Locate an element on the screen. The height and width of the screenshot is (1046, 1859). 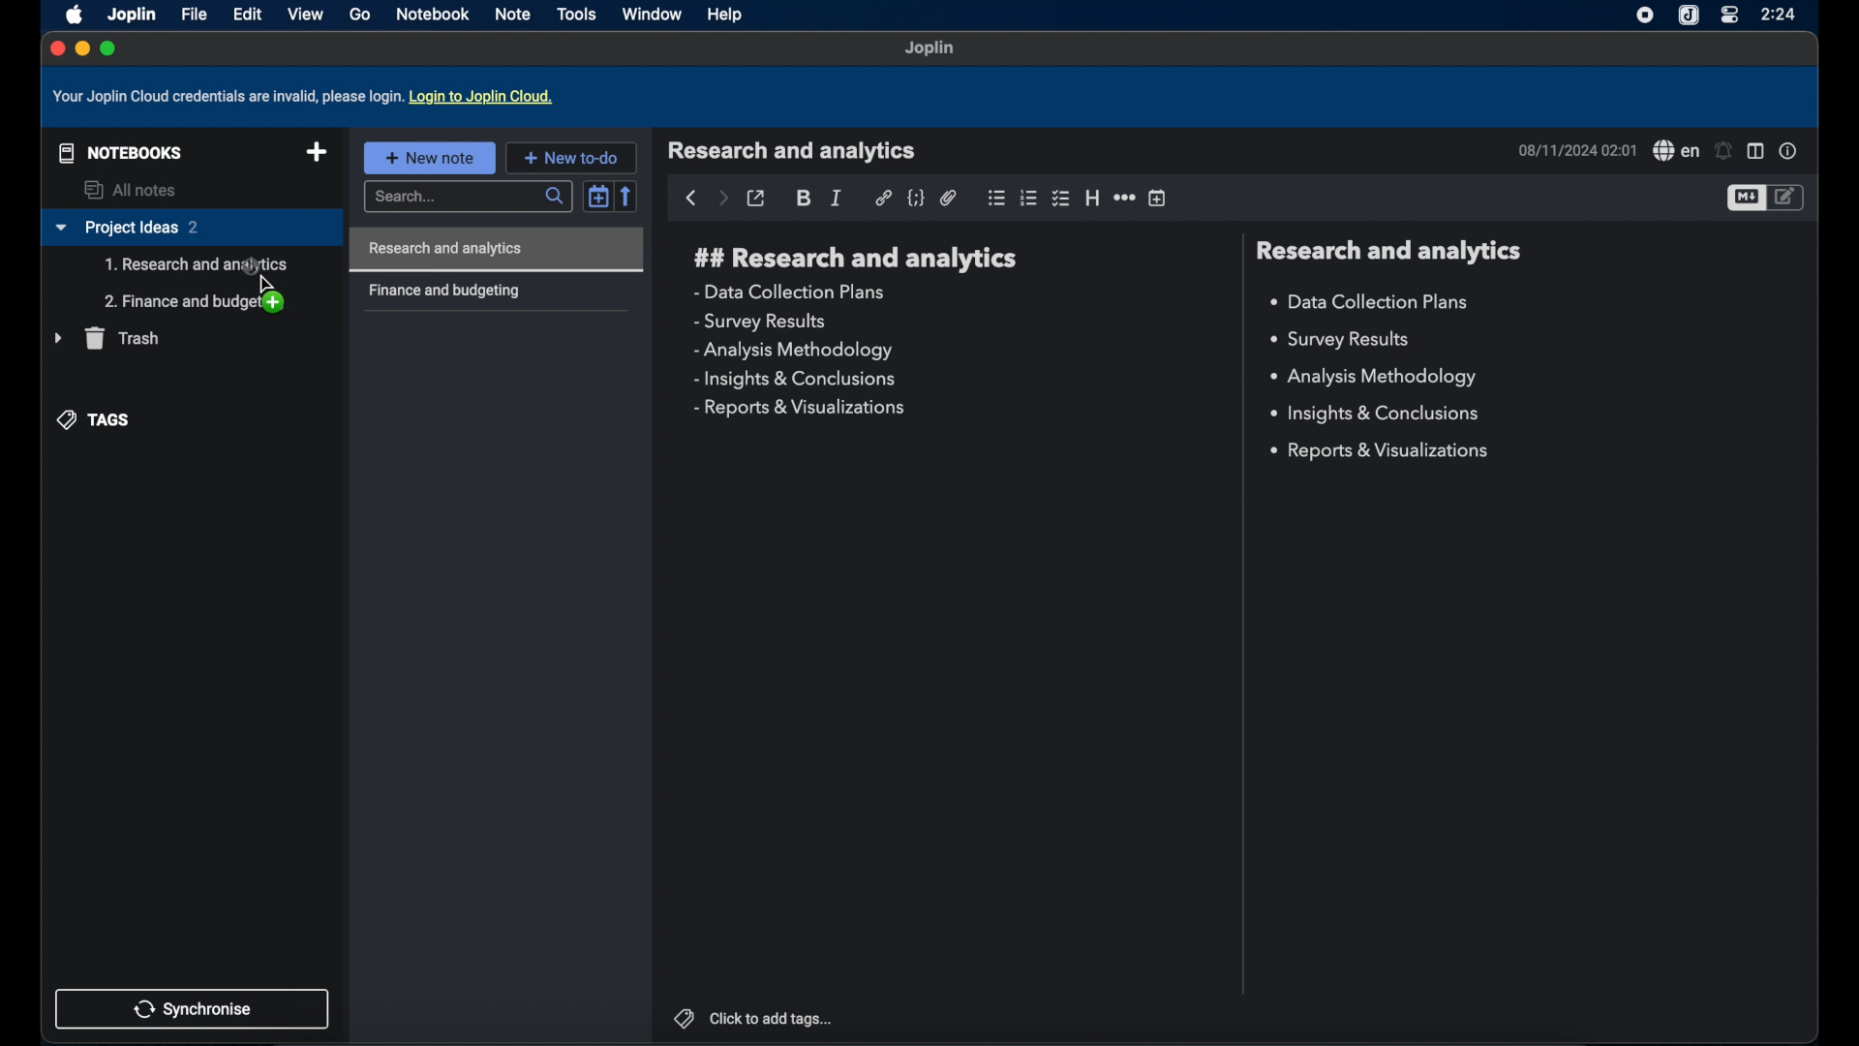
control center is located at coordinates (1728, 15).